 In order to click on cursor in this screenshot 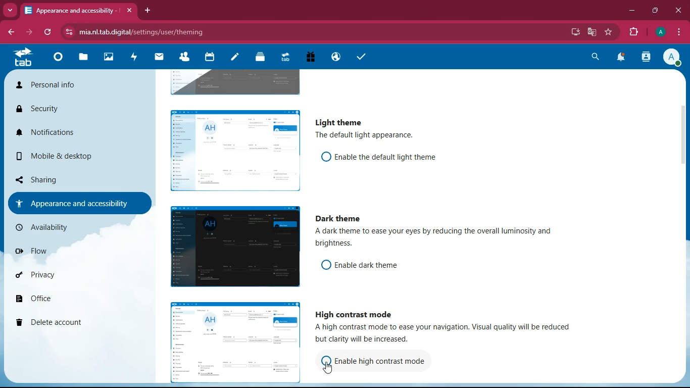, I will do `click(328, 366)`.